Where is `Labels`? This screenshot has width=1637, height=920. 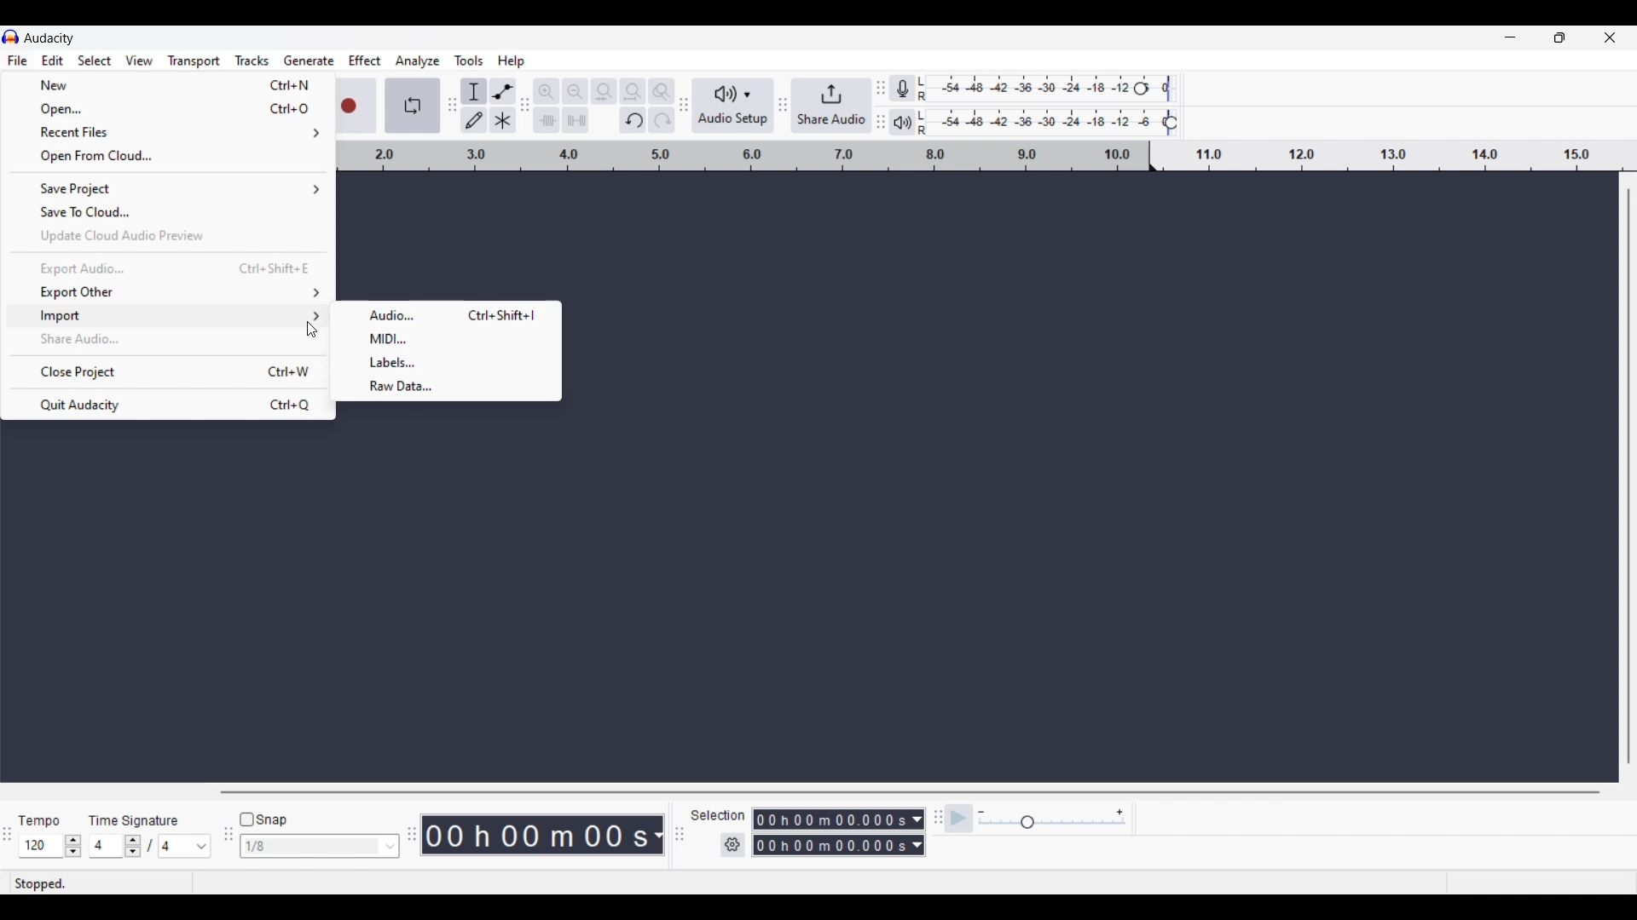
Labels is located at coordinates (446, 363).